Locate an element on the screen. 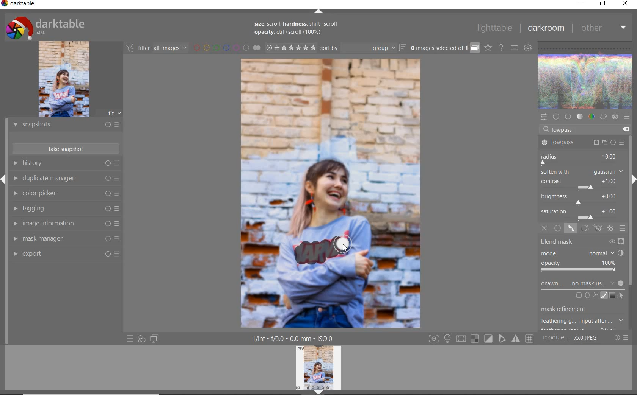 Image resolution: width=637 pixels, height=395 pixels. saturation is located at coordinates (581, 214).